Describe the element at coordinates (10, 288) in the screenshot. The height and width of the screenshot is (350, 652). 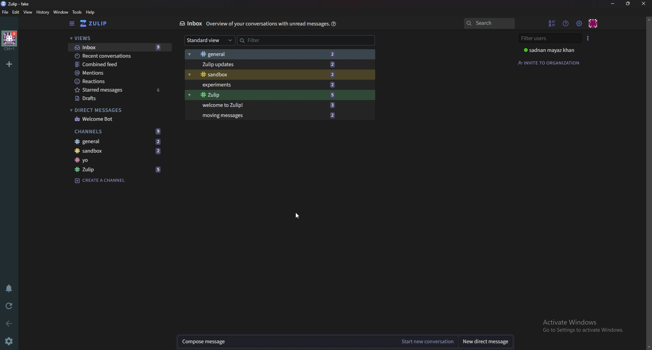
I see `Enable do not disturb` at that location.